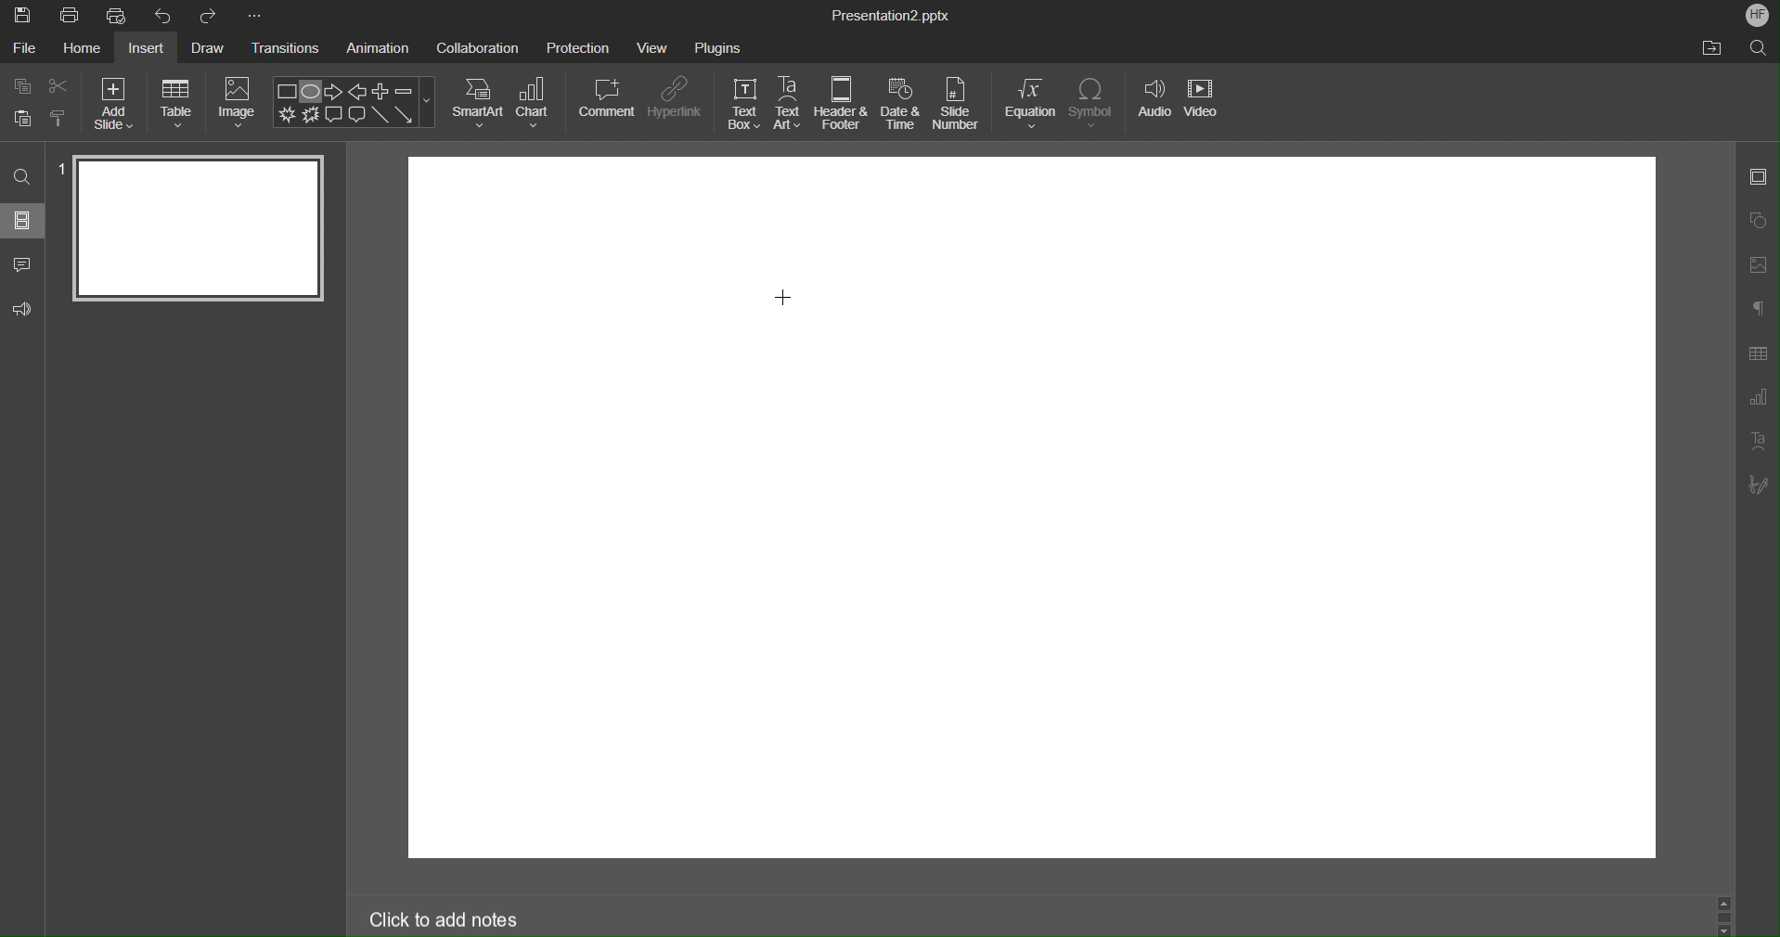 The width and height of the screenshot is (1780, 937). What do you see at coordinates (113, 102) in the screenshot?
I see `Add Size` at bounding box center [113, 102].